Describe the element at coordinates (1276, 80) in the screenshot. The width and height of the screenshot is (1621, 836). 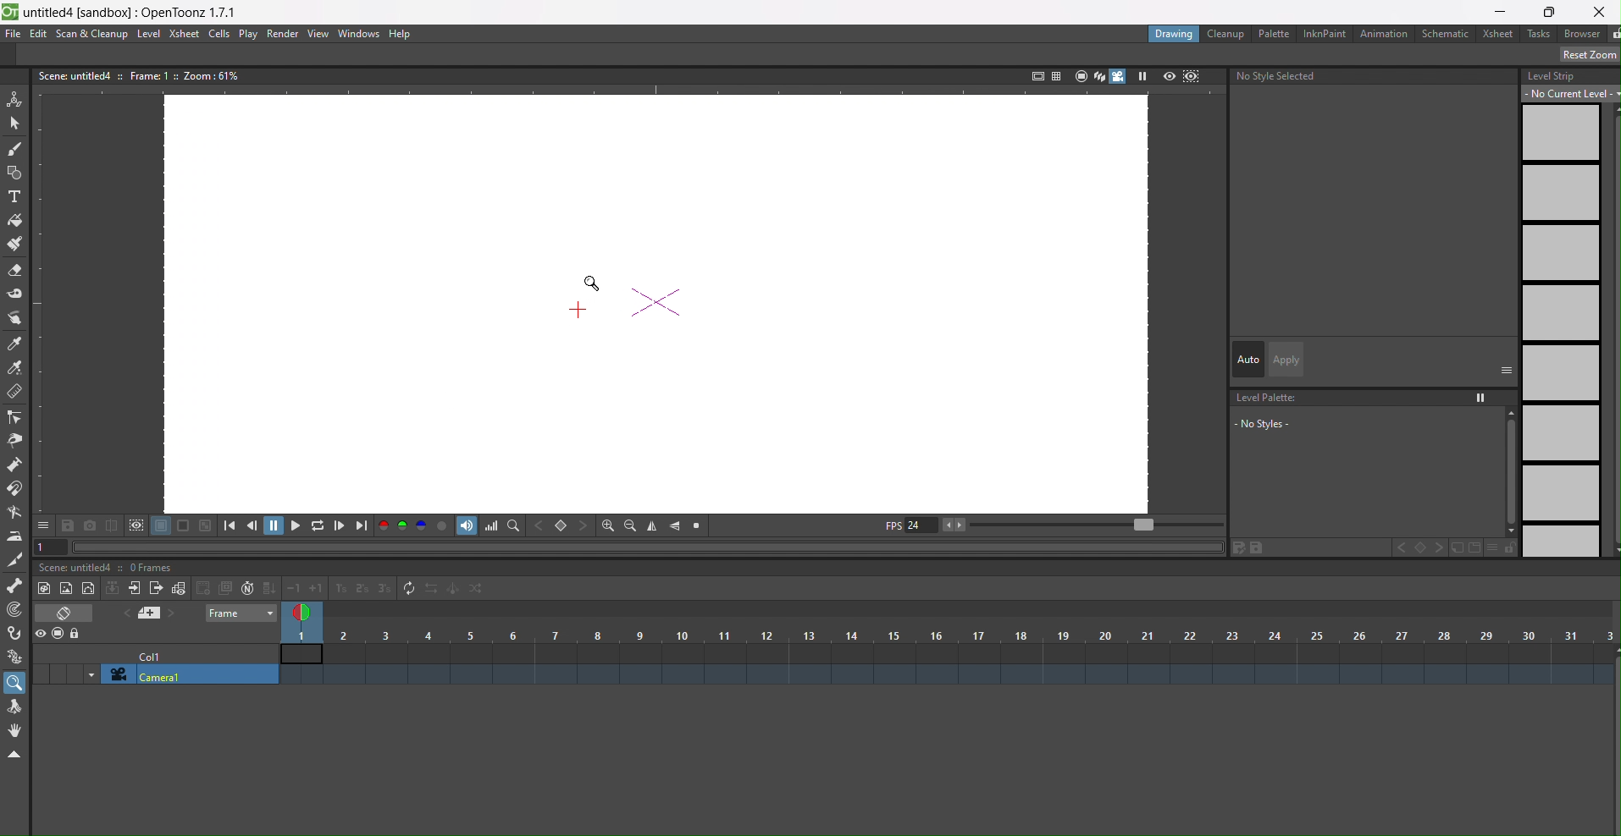
I see `no style selected` at that location.